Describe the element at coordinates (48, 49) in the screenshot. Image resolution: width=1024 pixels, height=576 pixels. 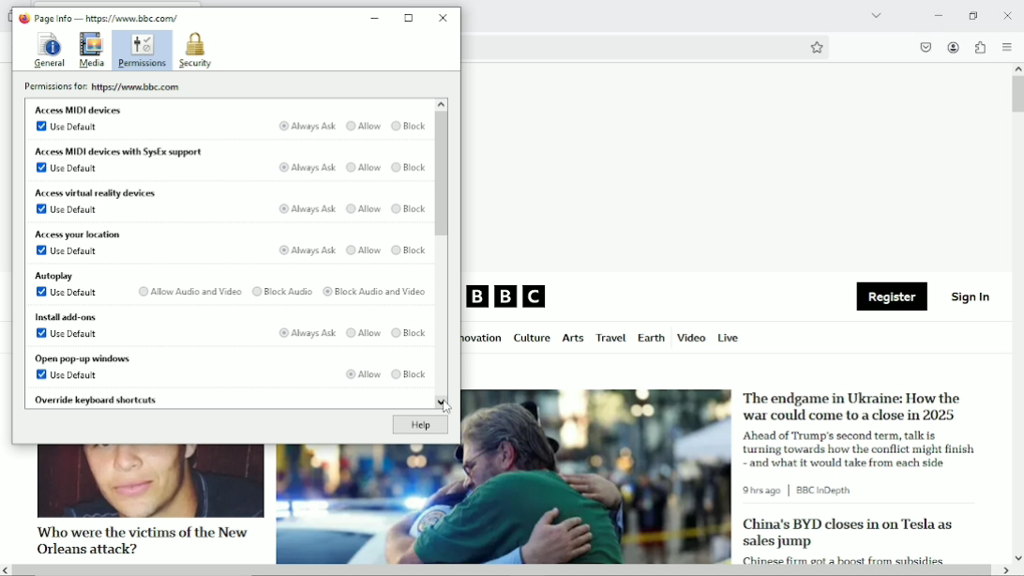
I see `General` at that location.